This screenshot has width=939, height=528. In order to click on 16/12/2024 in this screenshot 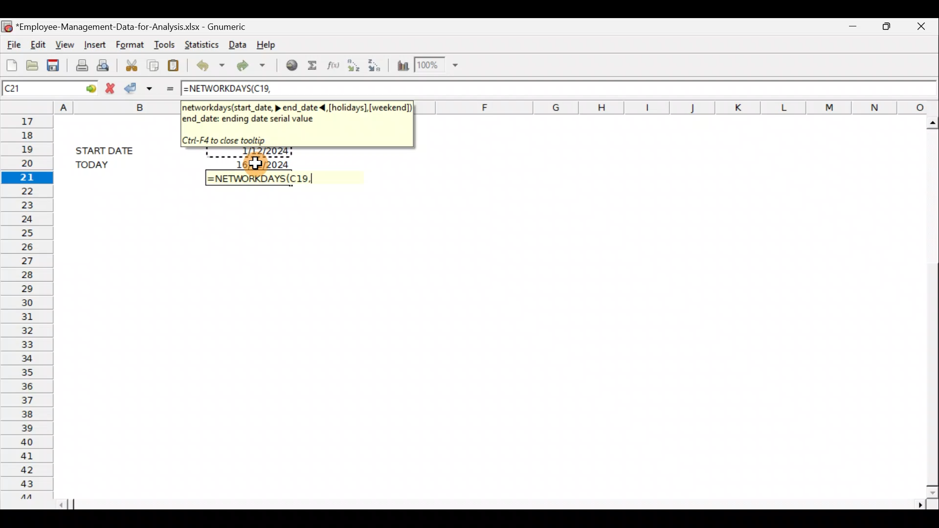, I will do `click(262, 163)`.